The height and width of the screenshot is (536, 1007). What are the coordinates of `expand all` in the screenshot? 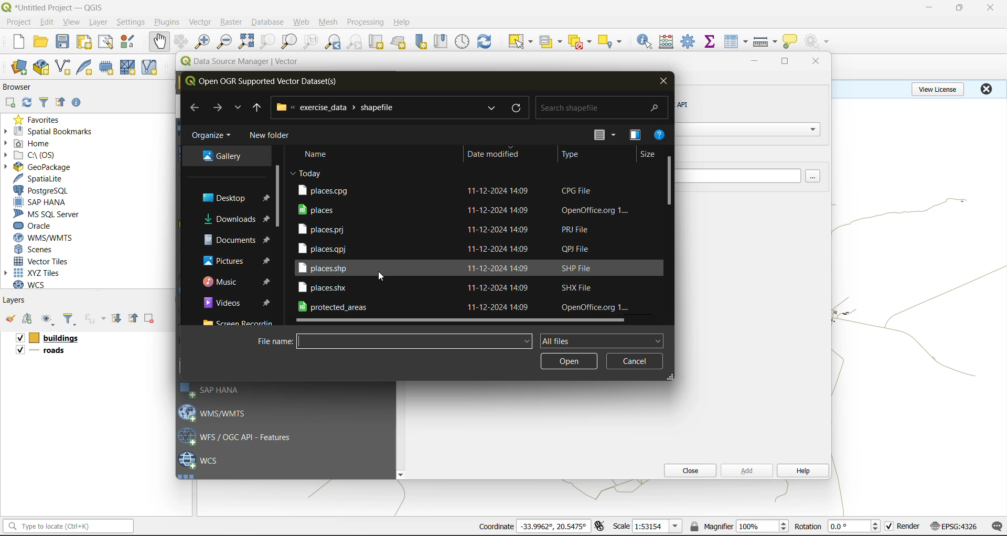 It's located at (116, 318).